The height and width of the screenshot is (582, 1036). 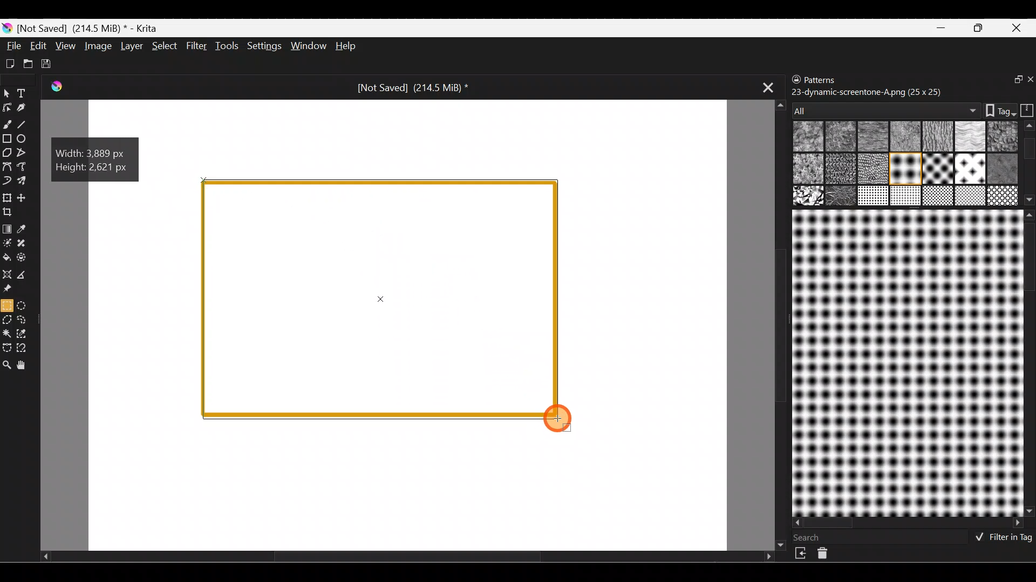 I want to click on Float docker, so click(x=1011, y=80).